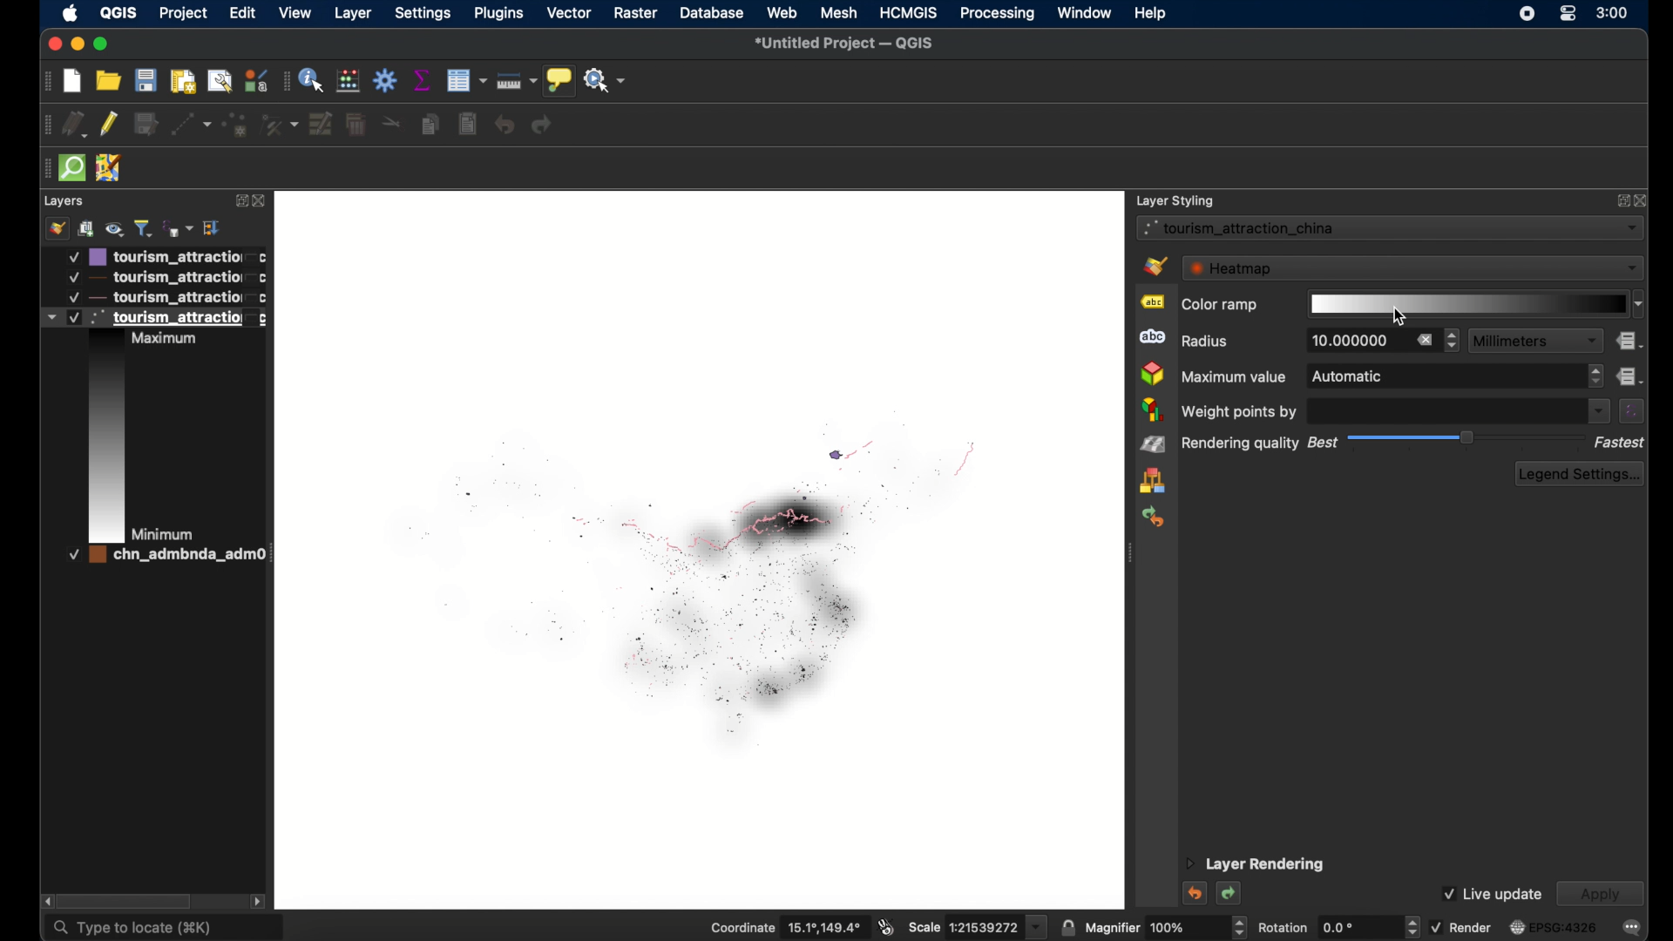  What do you see at coordinates (1336, 926) in the screenshot?
I see `rotation` at bounding box center [1336, 926].